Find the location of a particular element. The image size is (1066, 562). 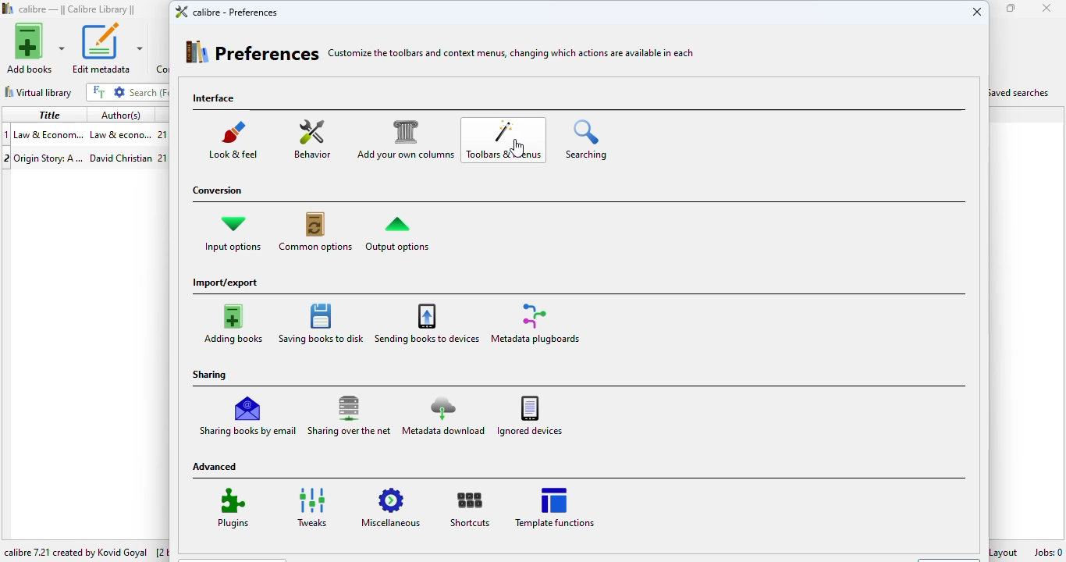

add books is located at coordinates (36, 48).